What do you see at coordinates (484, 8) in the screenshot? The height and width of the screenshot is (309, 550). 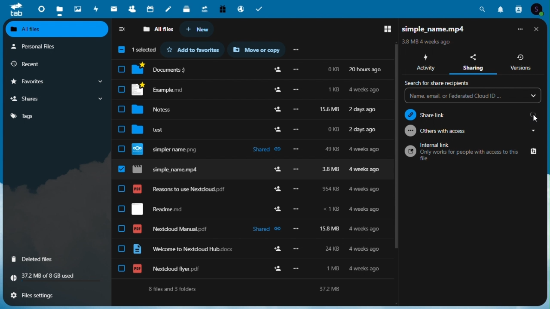 I see `Search` at bounding box center [484, 8].